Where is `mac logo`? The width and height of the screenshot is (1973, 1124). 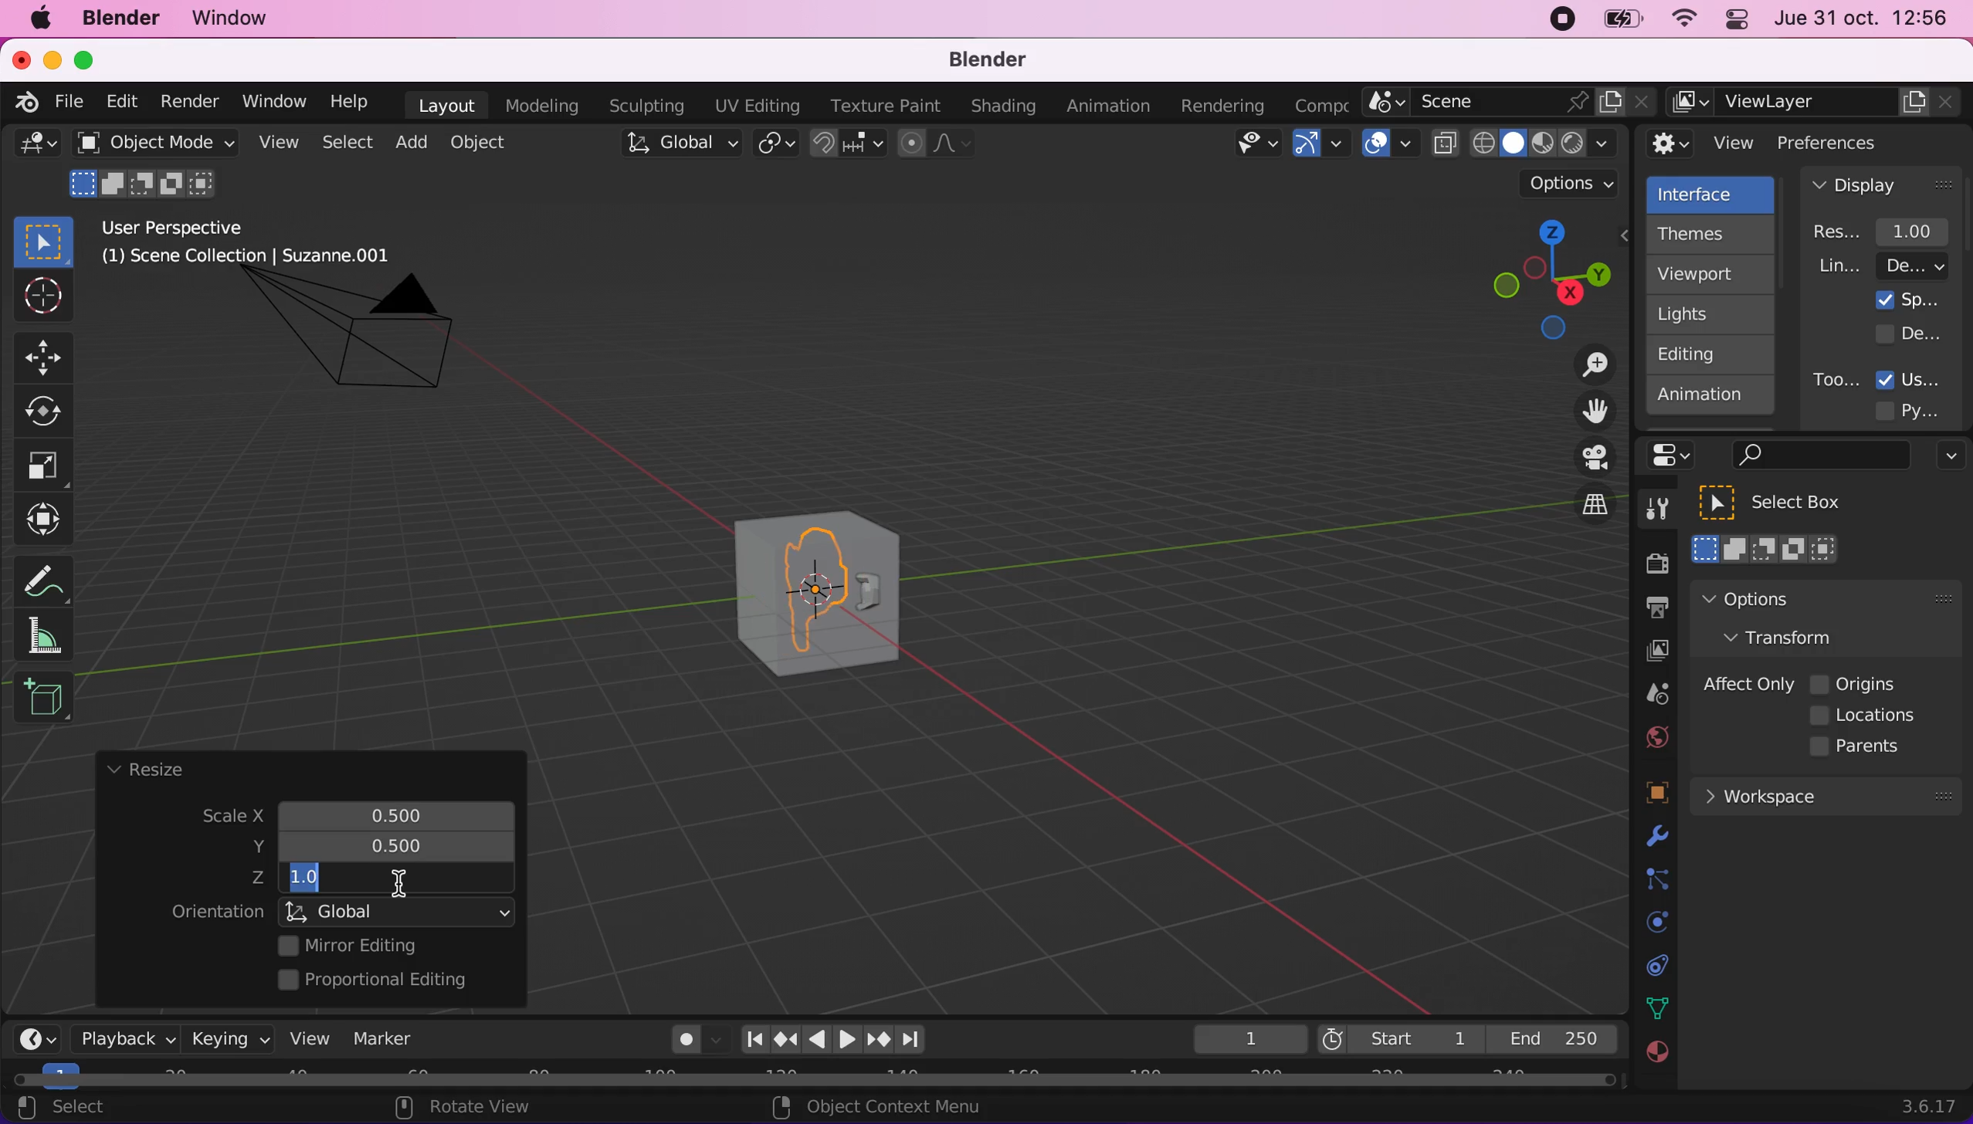 mac logo is located at coordinates (39, 20).